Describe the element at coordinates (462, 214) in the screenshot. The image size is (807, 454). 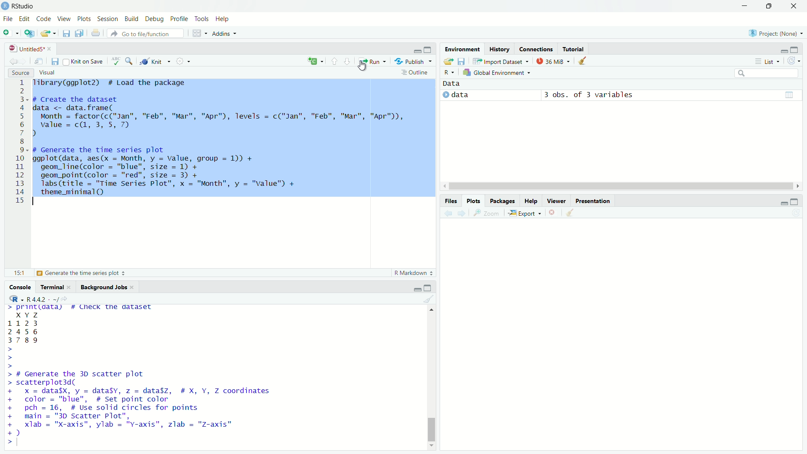
I see `next plot` at that location.